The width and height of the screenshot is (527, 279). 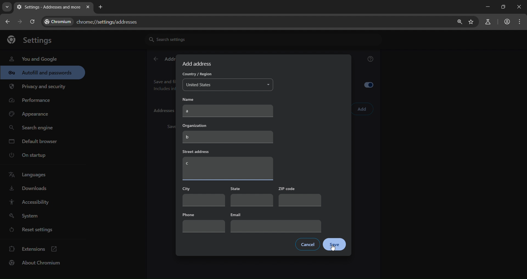 What do you see at coordinates (192, 99) in the screenshot?
I see `name` at bounding box center [192, 99].